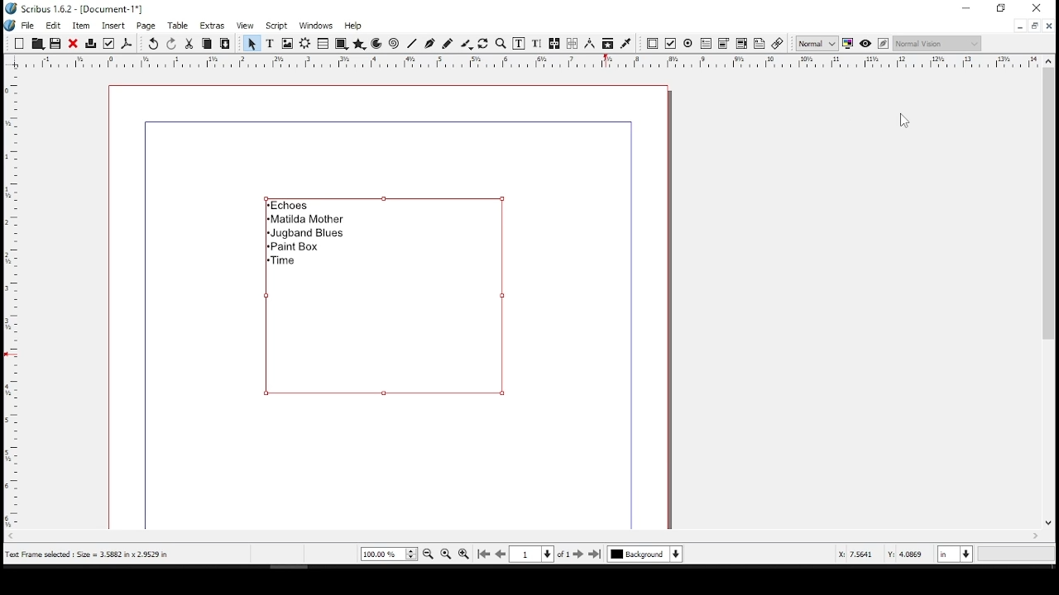  Describe the element at coordinates (538, 60) in the screenshot. I see `horizontal scale` at that location.